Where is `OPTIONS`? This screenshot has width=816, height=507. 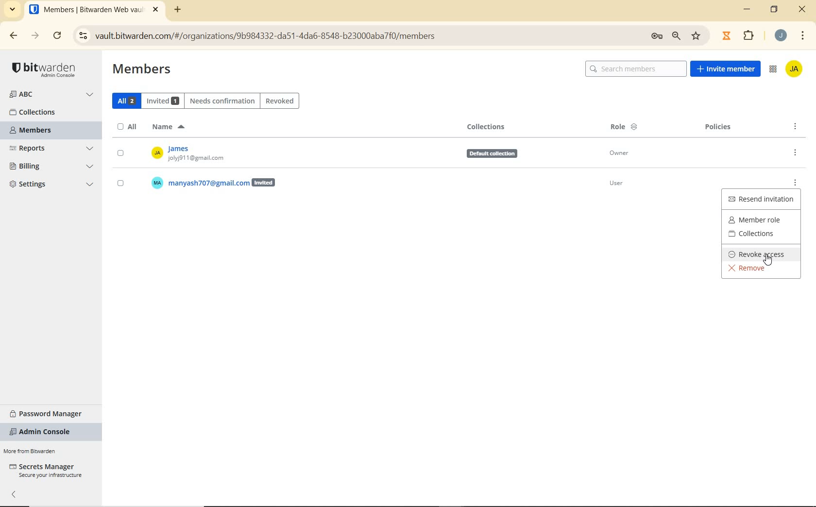 OPTIONS is located at coordinates (797, 127).